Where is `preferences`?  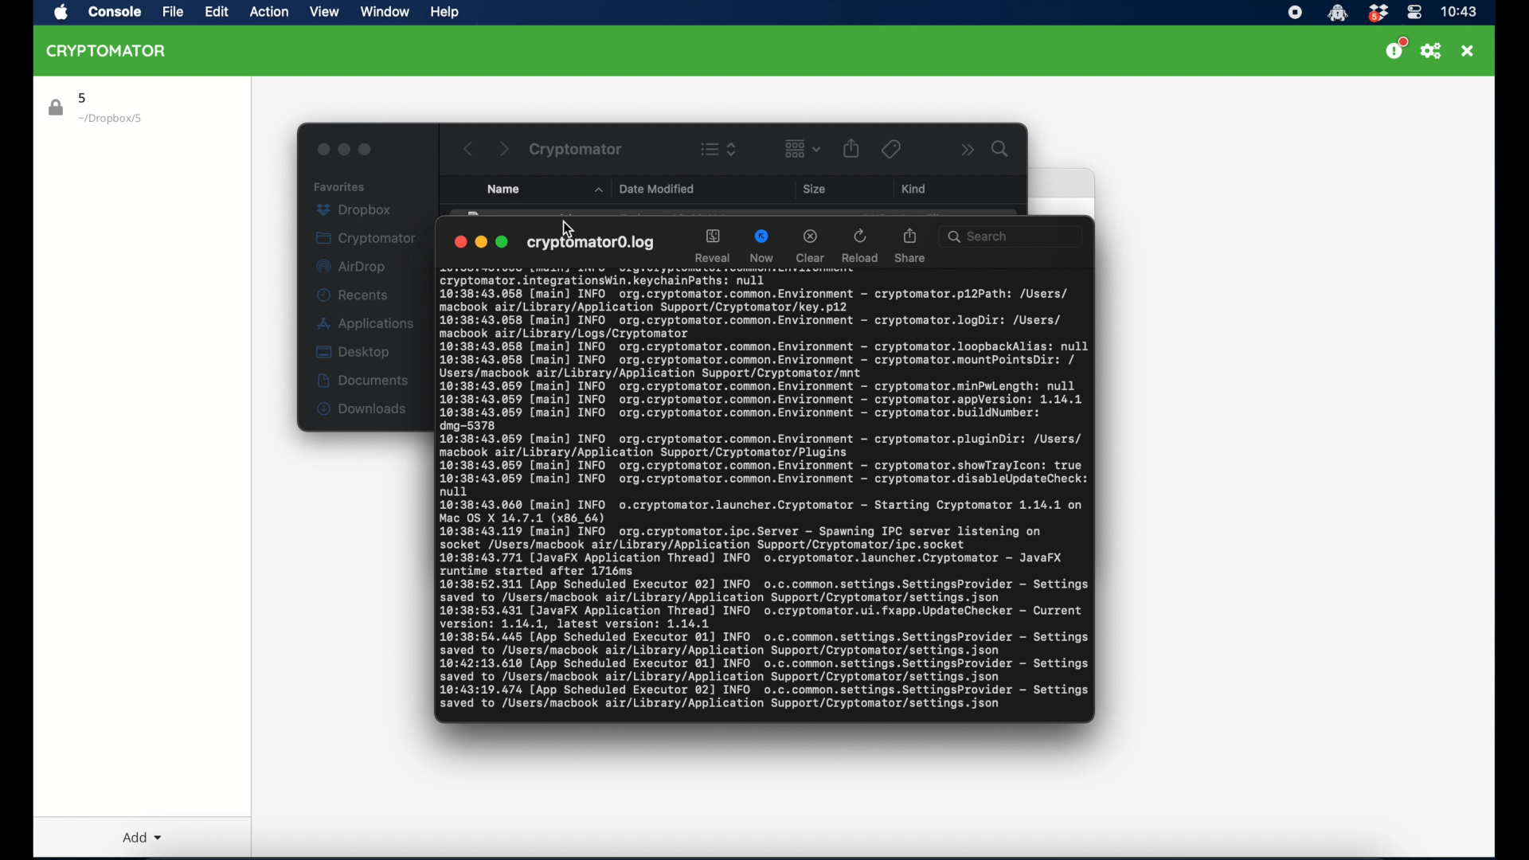 preferences is located at coordinates (1431, 53).